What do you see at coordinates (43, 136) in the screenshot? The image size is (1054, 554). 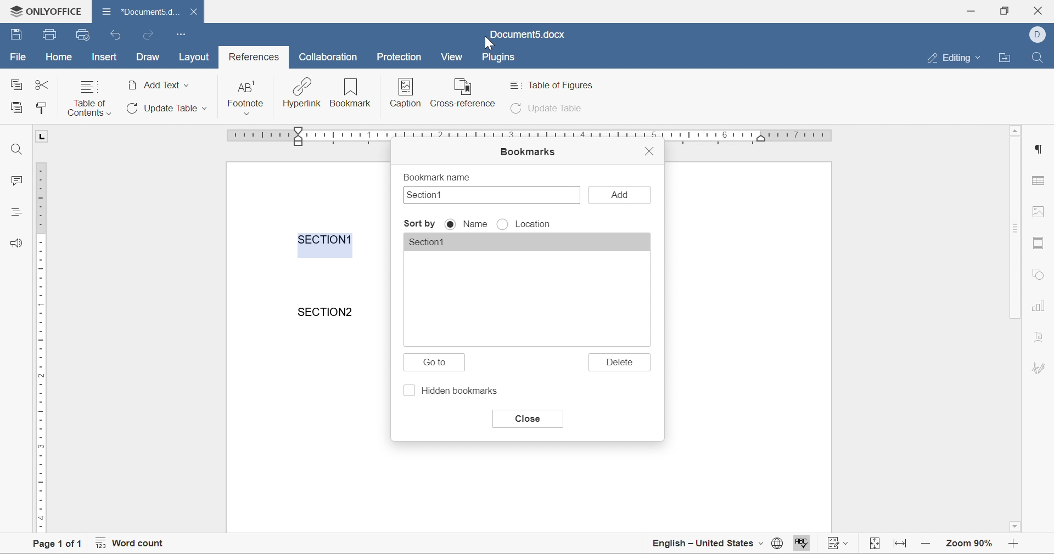 I see `L` at bounding box center [43, 136].